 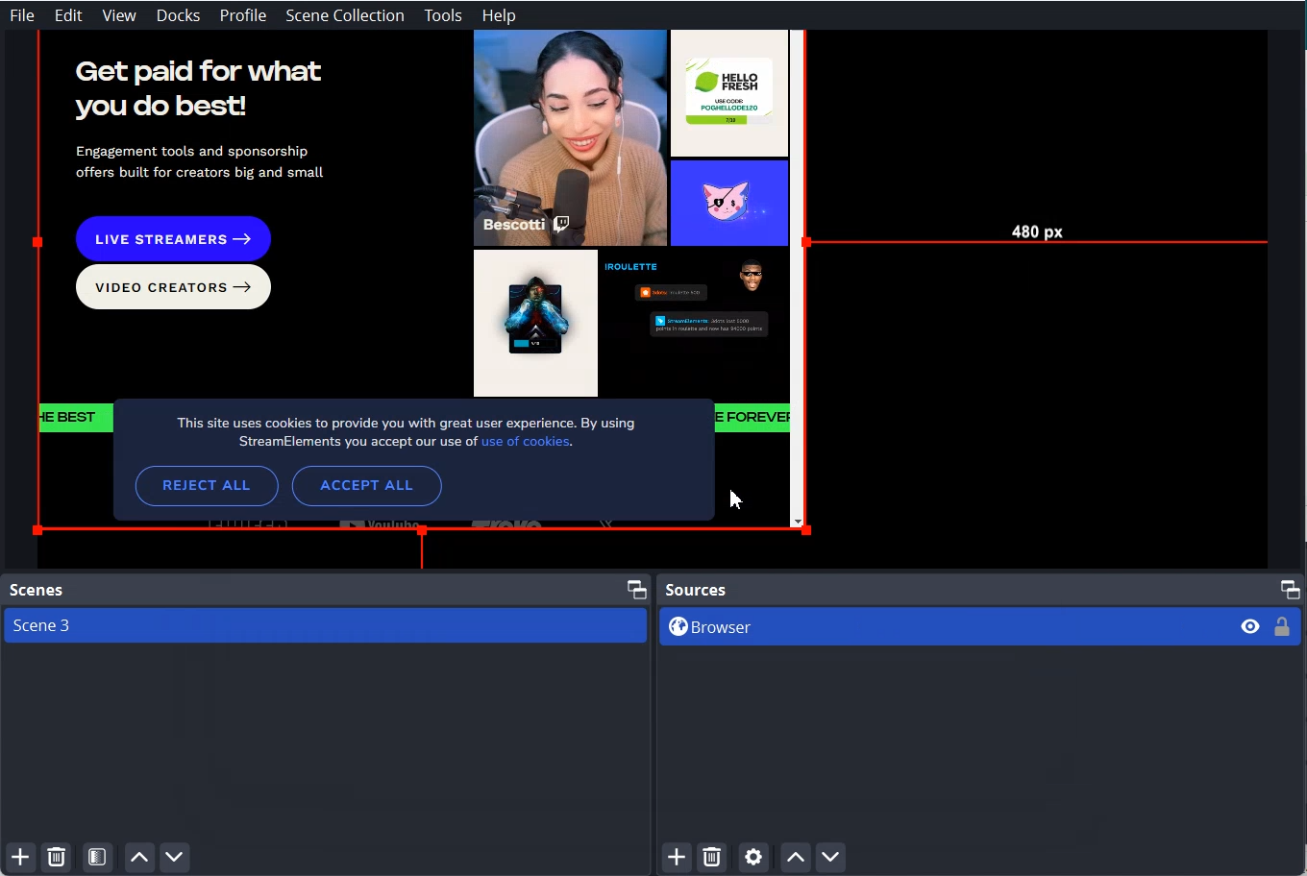 What do you see at coordinates (712, 858) in the screenshot?
I see `Remove selected Source` at bounding box center [712, 858].